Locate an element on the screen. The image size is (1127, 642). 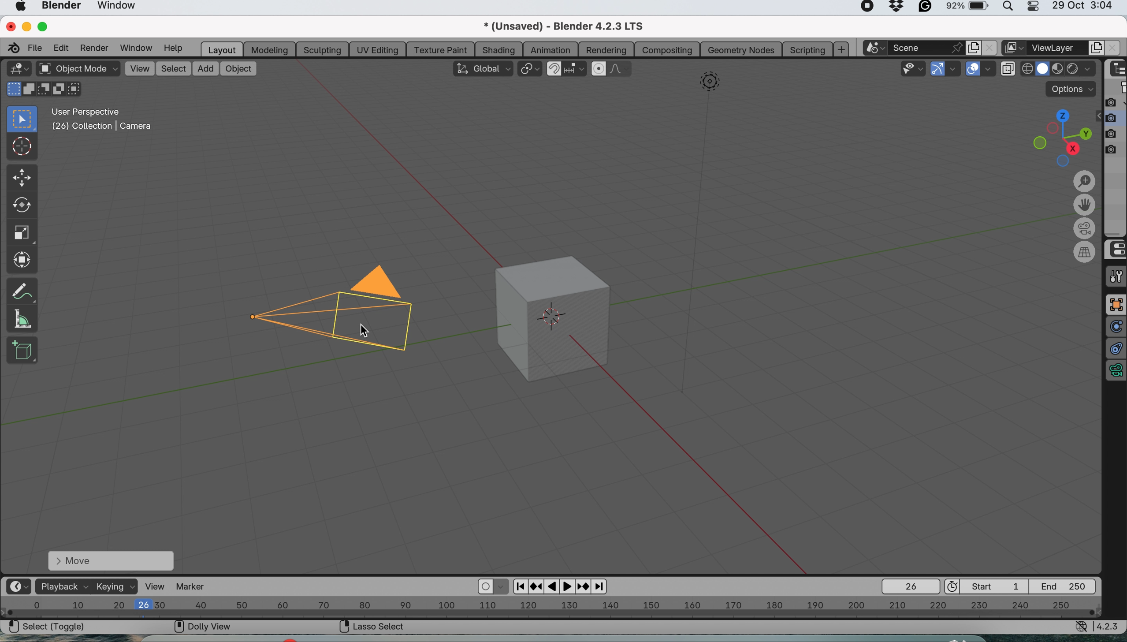
grammarly is located at coordinates (926, 8).